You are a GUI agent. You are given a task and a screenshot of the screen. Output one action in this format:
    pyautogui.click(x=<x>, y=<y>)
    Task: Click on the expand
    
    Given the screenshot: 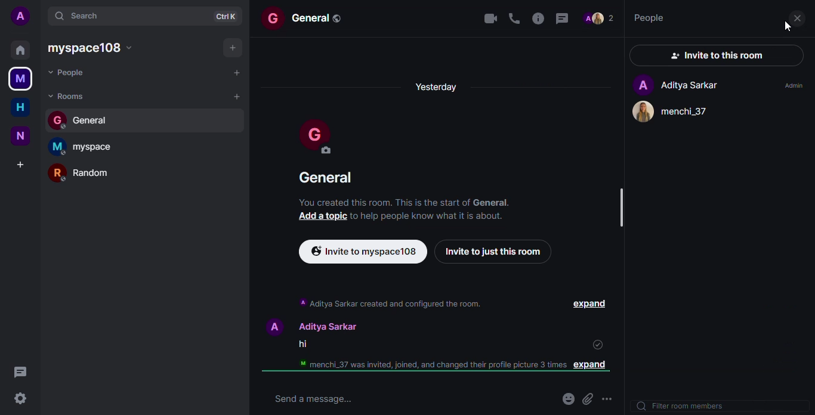 What is the action you would take?
    pyautogui.click(x=586, y=304)
    